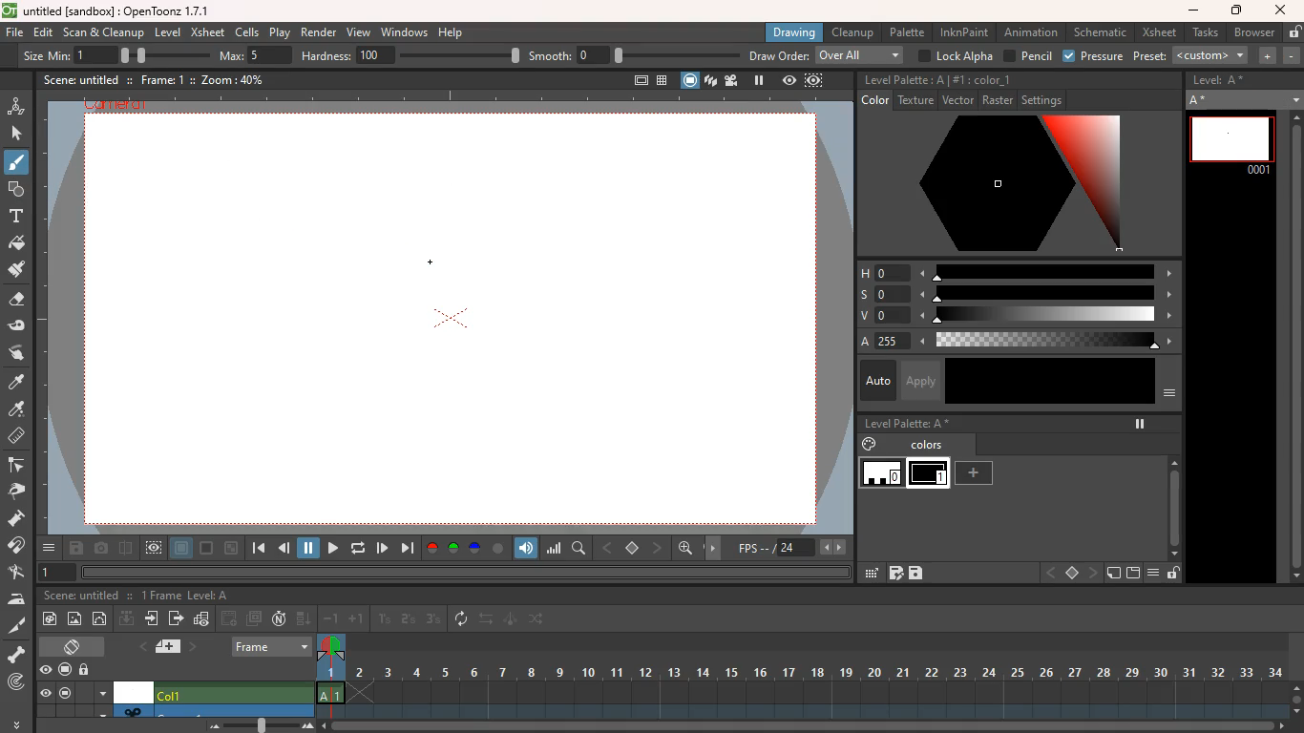 This screenshot has width=1304, height=733. What do you see at coordinates (1050, 294) in the screenshot?
I see `scale` at bounding box center [1050, 294].